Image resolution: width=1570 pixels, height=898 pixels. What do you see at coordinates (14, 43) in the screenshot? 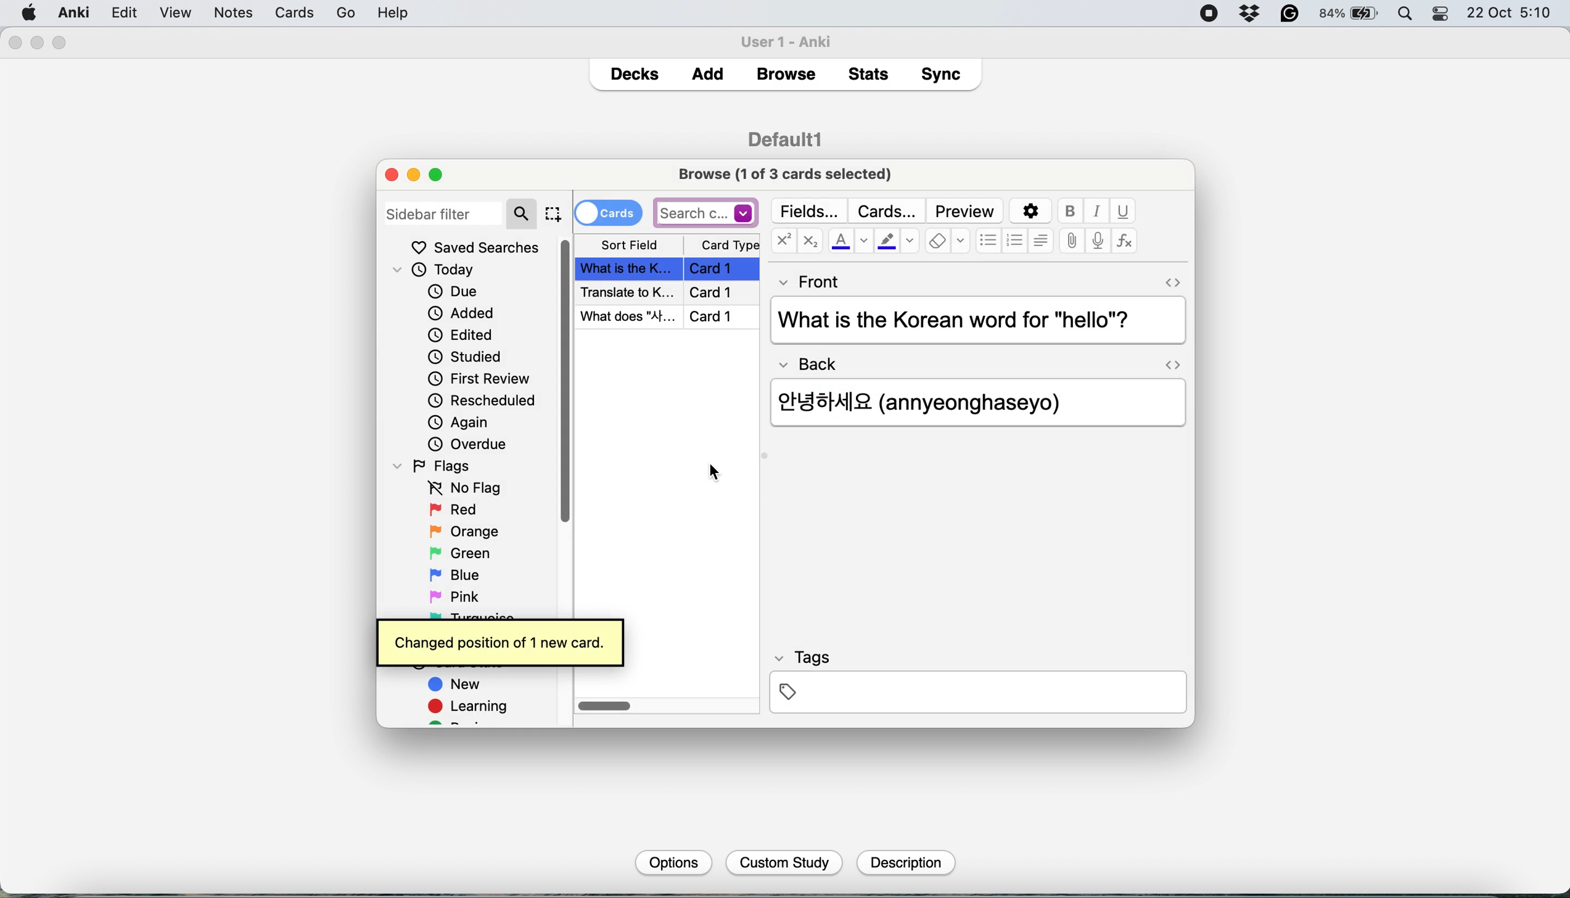
I see `close` at bounding box center [14, 43].